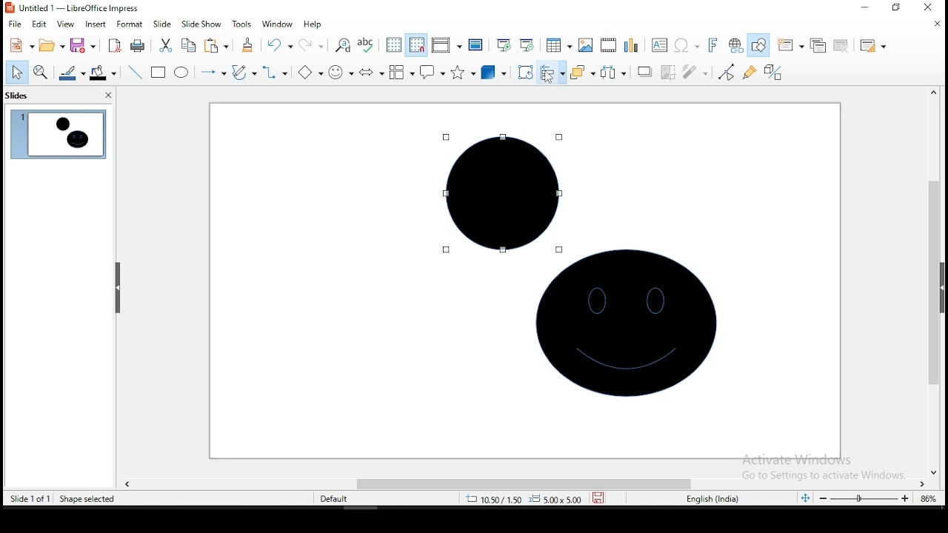 The image size is (948, 533). What do you see at coordinates (548, 77) in the screenshot?
I see `mouse pointer` at bounding box center [548, 77].